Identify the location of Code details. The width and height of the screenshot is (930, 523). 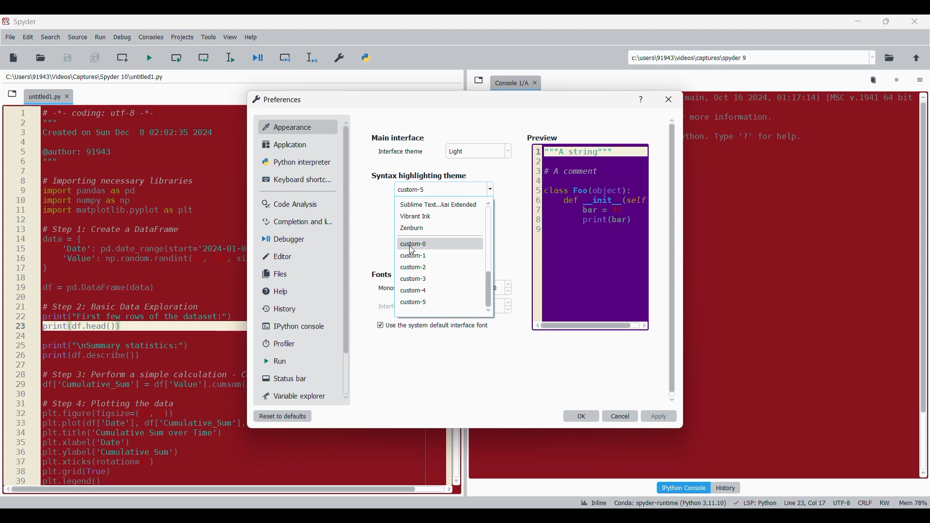
(753, 503).